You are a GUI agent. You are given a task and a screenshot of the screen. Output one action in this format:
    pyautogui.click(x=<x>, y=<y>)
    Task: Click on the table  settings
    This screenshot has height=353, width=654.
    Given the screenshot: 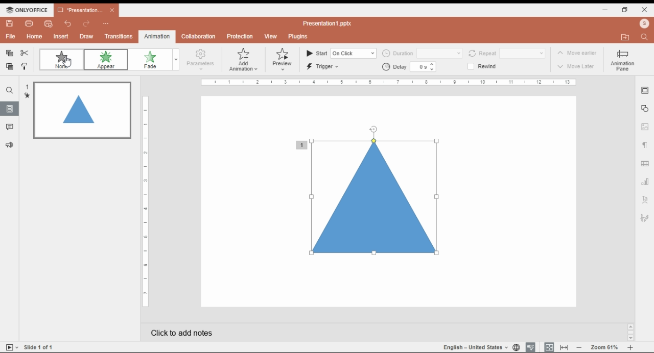 What is the action you would take?
    pyautogui.click(x=645, y=163)
    